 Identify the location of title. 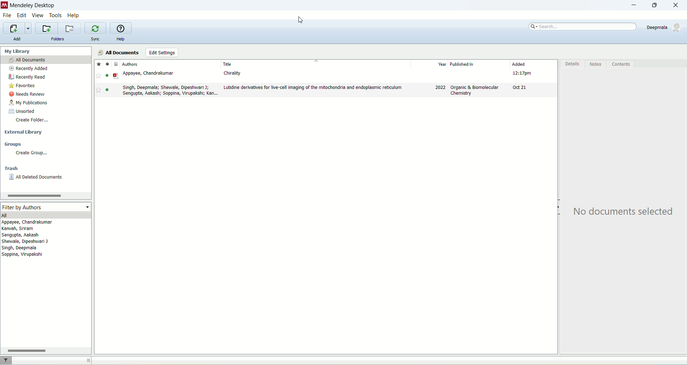
(314, 62).